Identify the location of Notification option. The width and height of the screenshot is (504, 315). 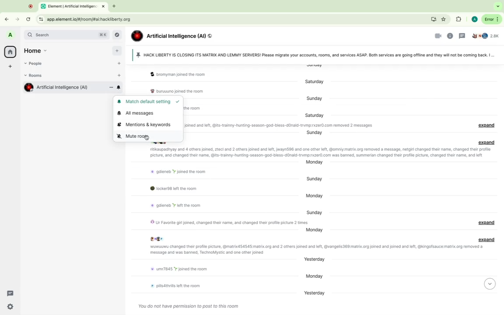
(119, 87).